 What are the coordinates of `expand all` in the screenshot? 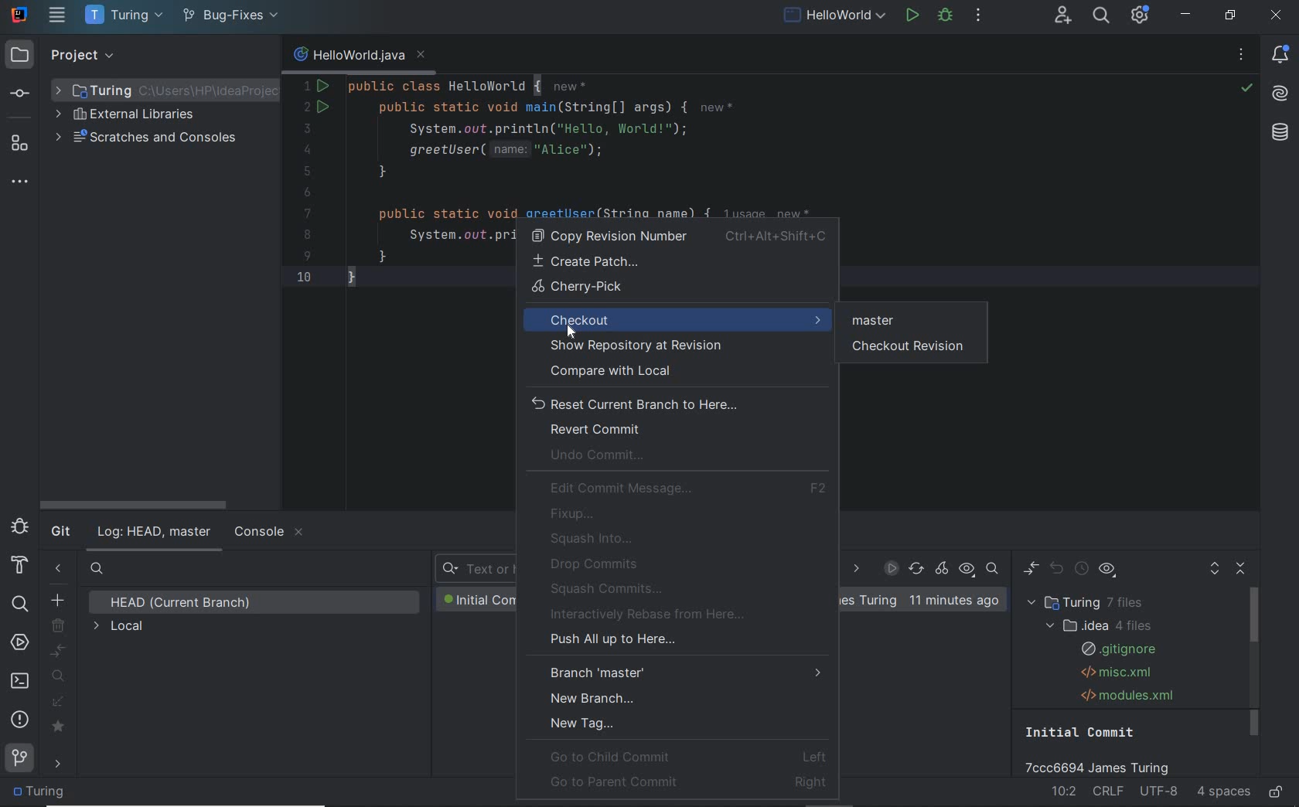 It's located at (1214, 571).